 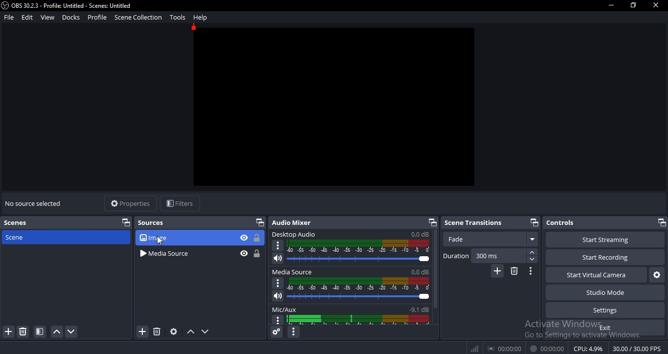 I want to click on configure audio mixer, so click(x=295, y=332).